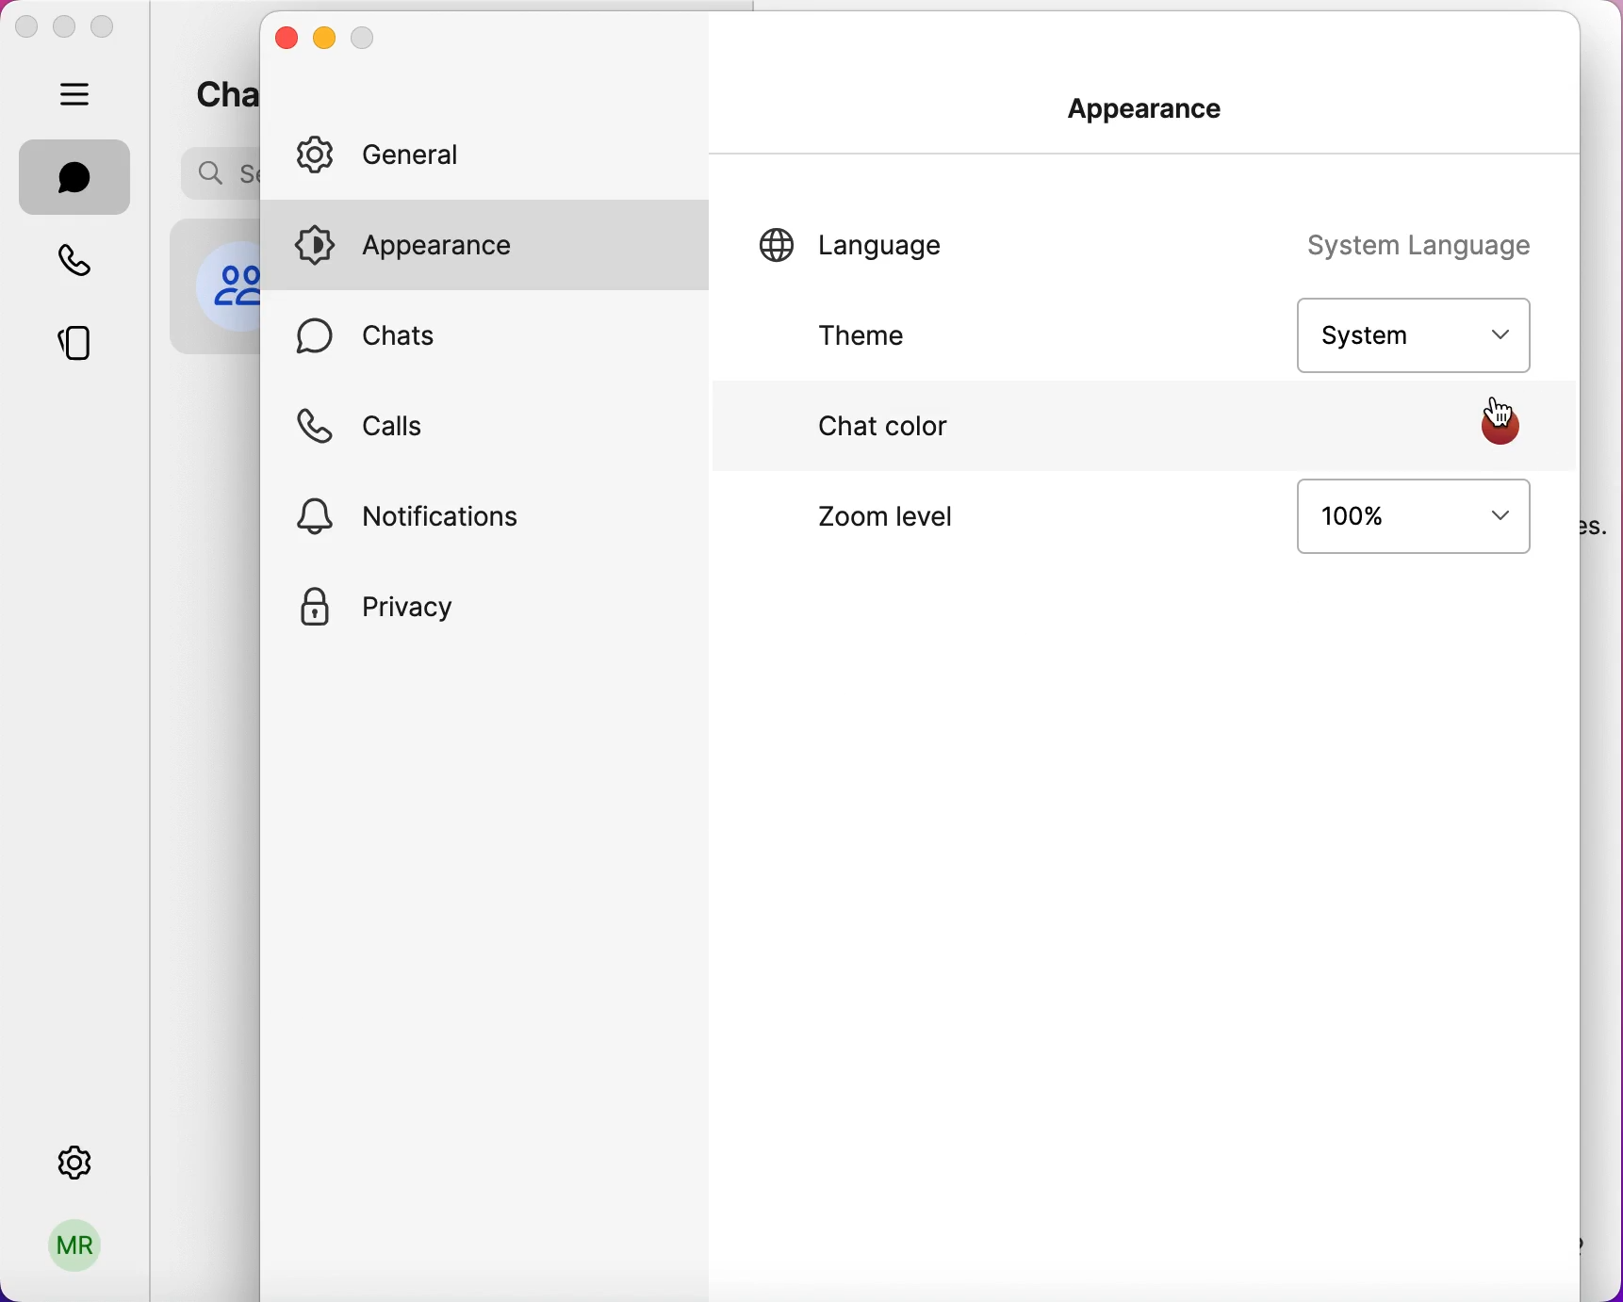 The height and width of the screenshot is (1302, 1623). What do you see at coordinates (397, 612) in the screenshot?
I see `privacy` at bounding box center [397, 612].